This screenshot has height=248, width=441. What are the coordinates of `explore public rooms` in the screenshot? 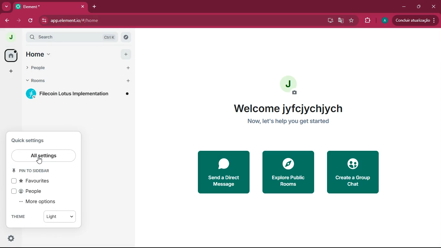 It's located at (289, 173).